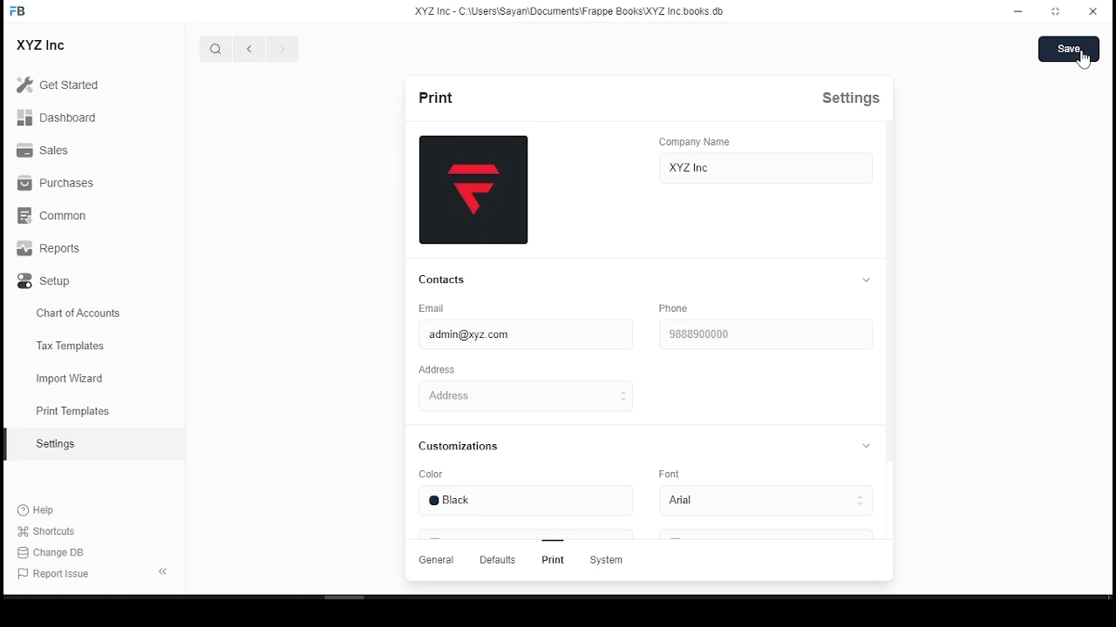 Image resolution: width=1116 pixels, height=627 pixels. I want to click on Maximize, so click(1058, 12).